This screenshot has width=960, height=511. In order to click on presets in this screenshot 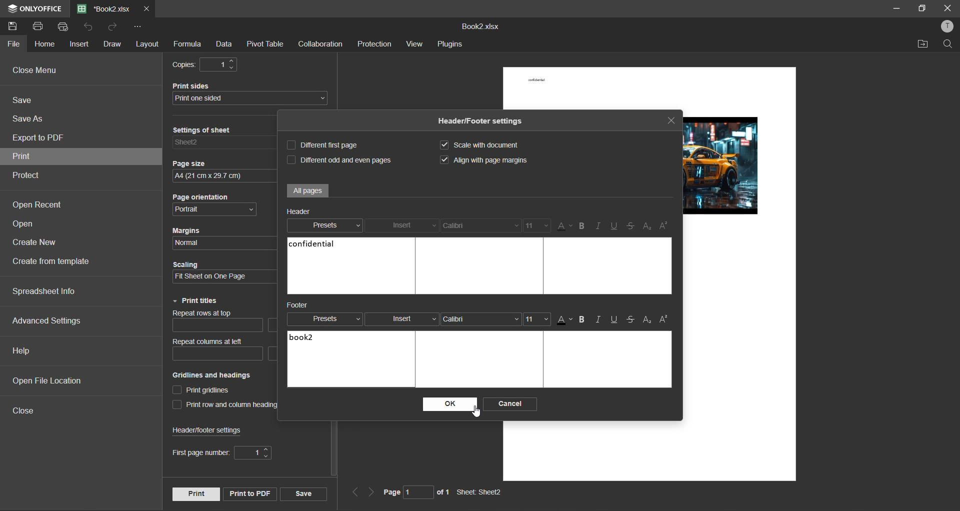, I will do `click(324, 226)`.